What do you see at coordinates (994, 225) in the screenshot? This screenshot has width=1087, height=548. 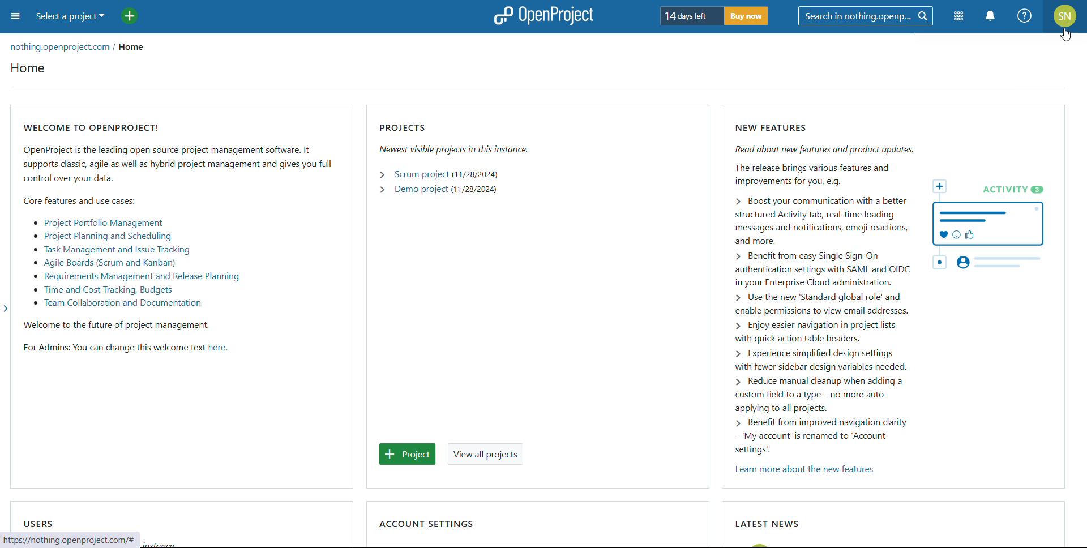 I see `+ ACTIVITY 3` at bounding box center [994, 225].